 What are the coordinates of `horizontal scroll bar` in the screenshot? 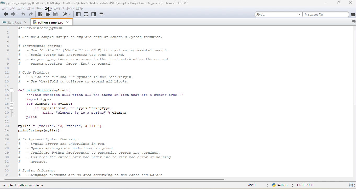 It's located at (117, 180).